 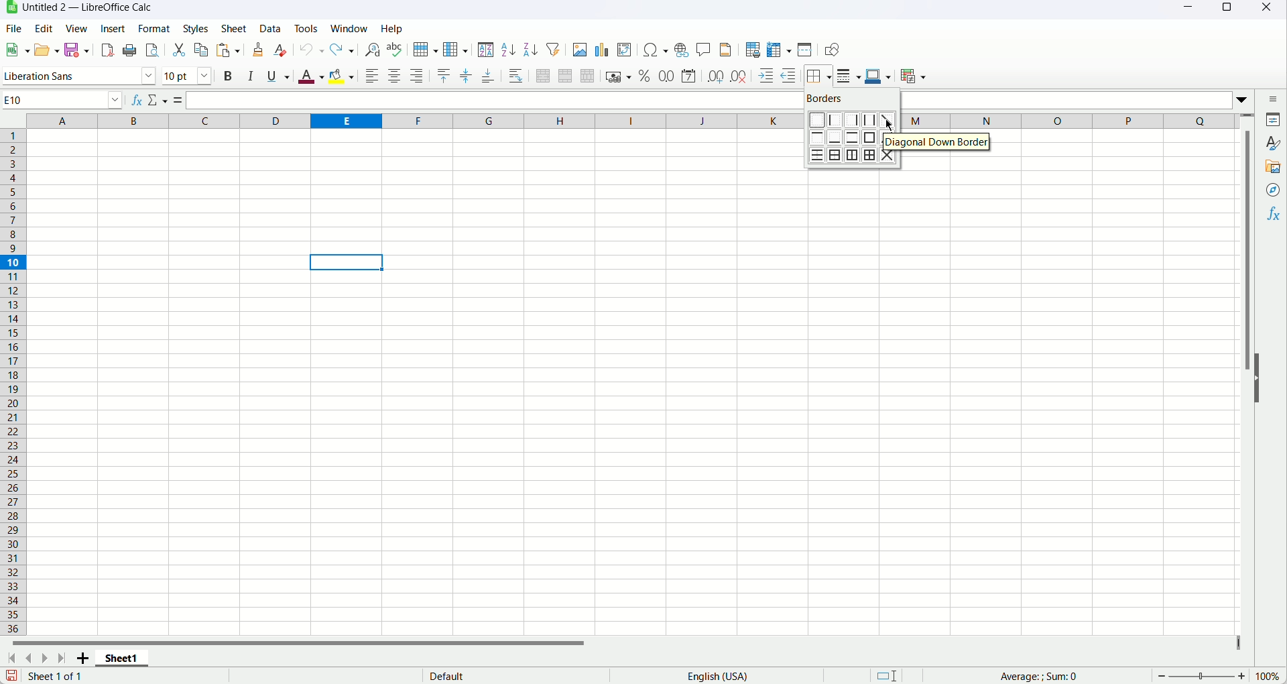 What do you see at coordinates (489, 74) in the screenshot?
I see `Align bottom` at bounding box center [489, 74].